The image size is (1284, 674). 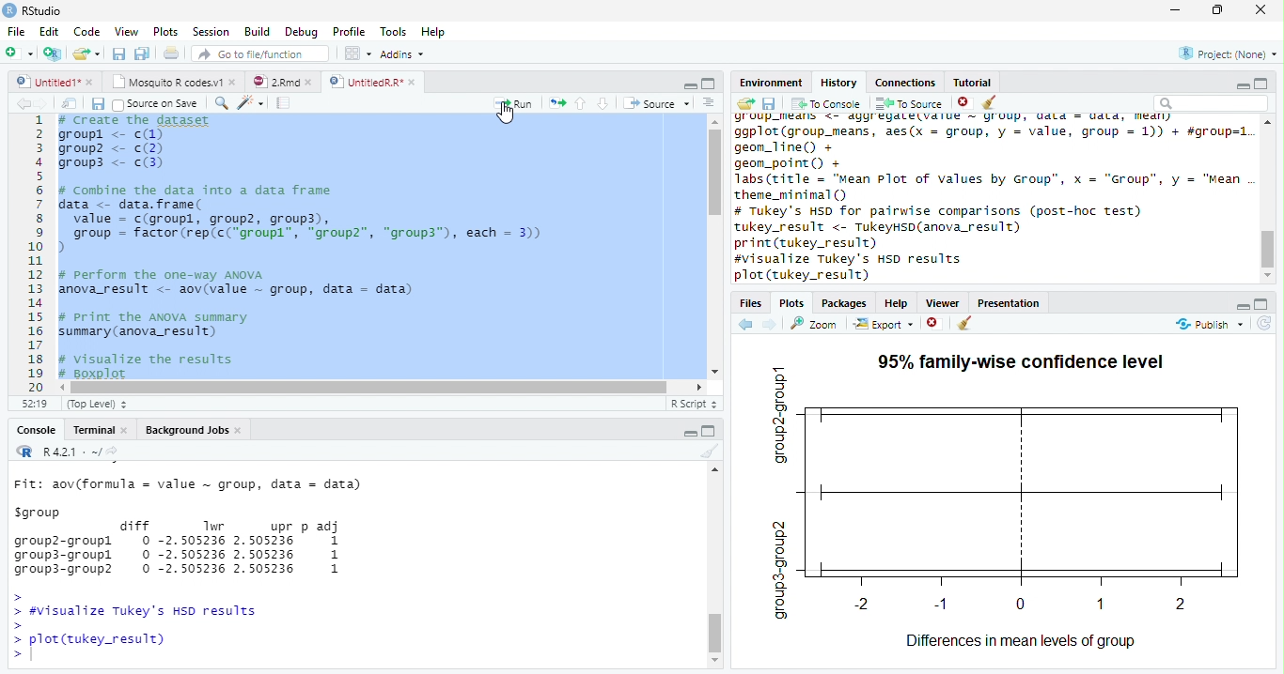 What do you see at coordinates (173, 82) in the screenshot?
I see `Mosquito R codes` at bounding box center [173, 82].